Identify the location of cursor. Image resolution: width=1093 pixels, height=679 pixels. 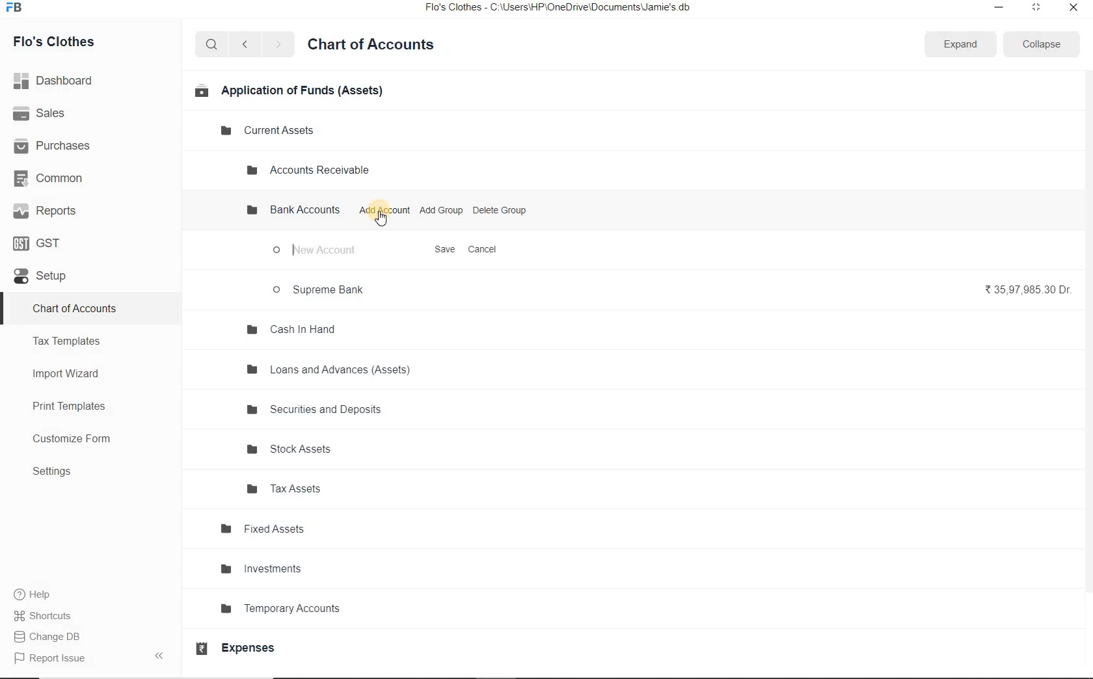
(383, 224).